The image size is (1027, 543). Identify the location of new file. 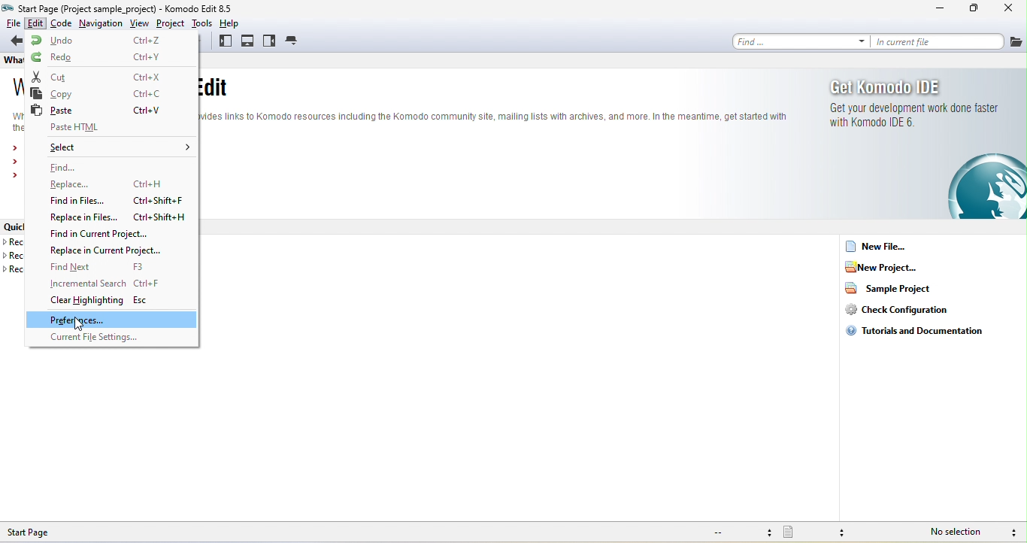
(886, 245).